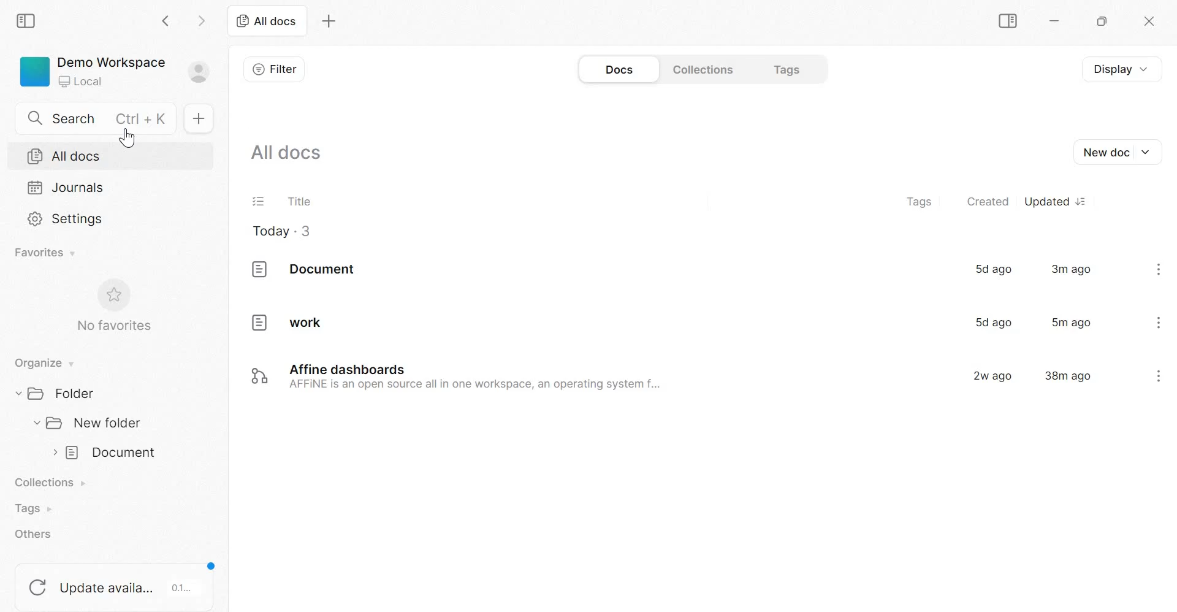 Image resolution: width=1177 pixels, height=612 pixels. I want to click on New doc, so click(1116, 152).